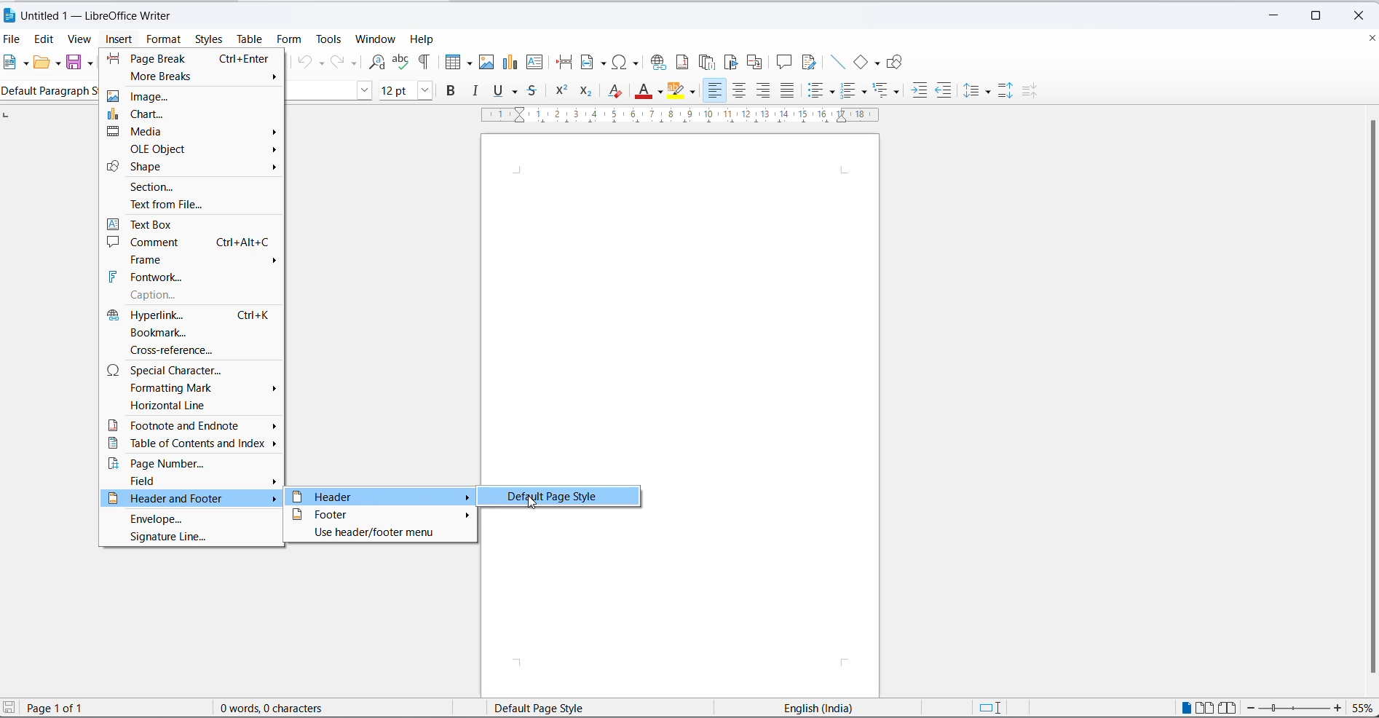  I want to click on increase indent, so click(920, 91).